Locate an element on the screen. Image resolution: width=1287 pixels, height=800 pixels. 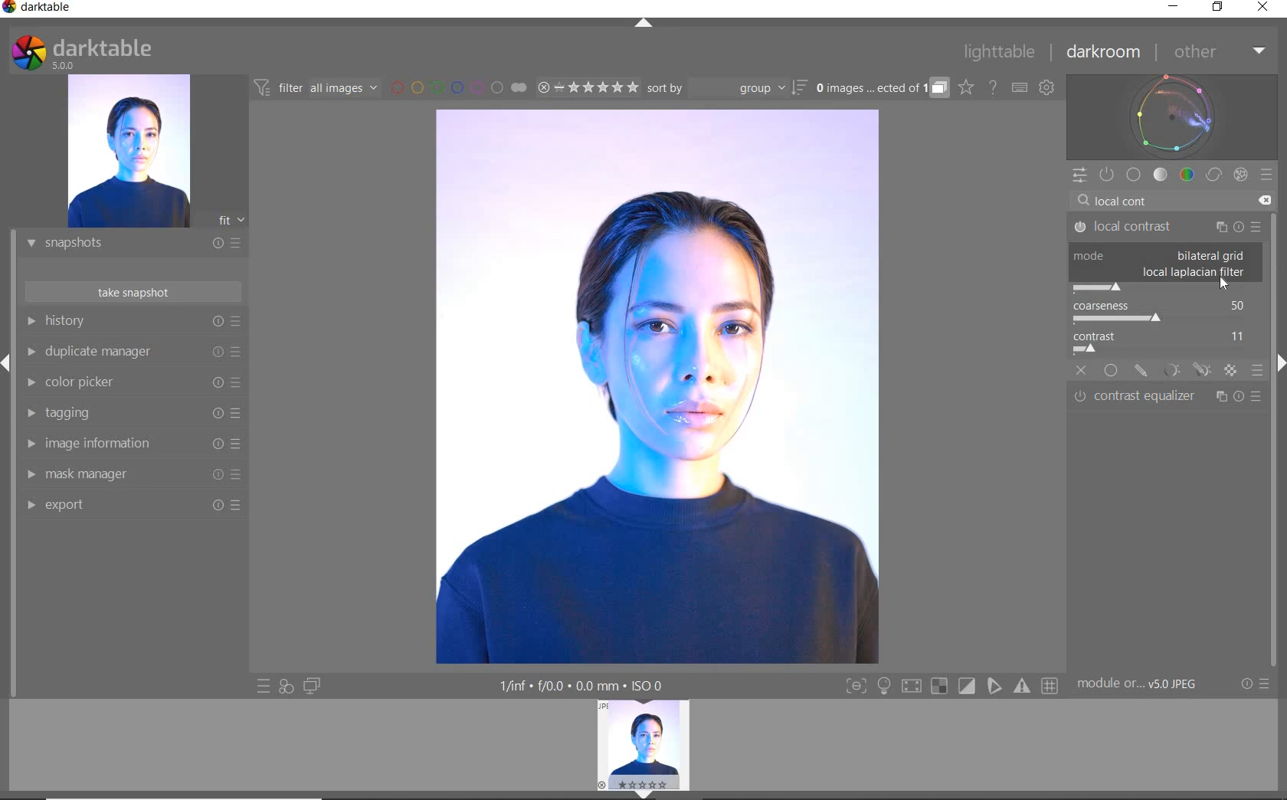
COLOR is located at coordinates (1187, 174).